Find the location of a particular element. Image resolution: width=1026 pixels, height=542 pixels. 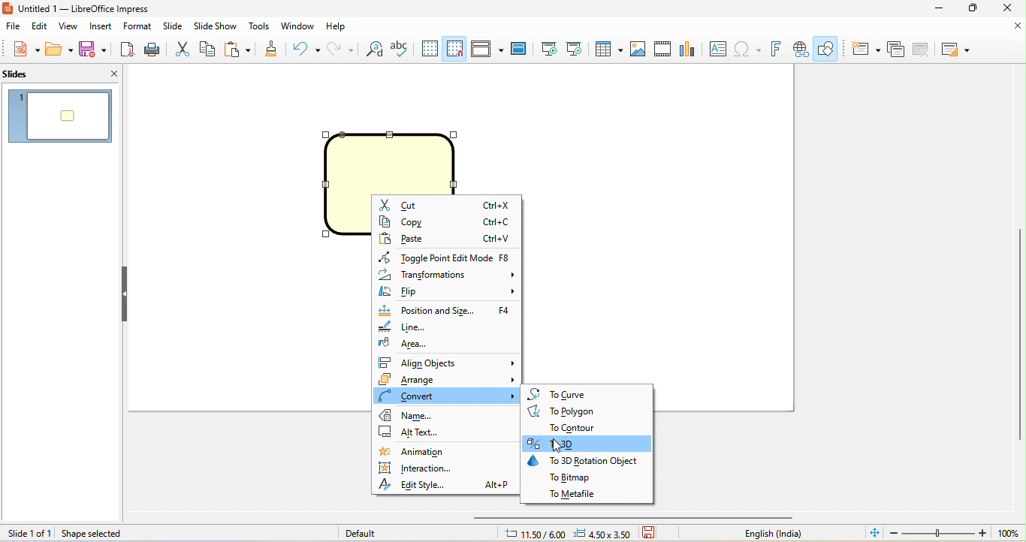

to curve is located at coordinates (563, 394).